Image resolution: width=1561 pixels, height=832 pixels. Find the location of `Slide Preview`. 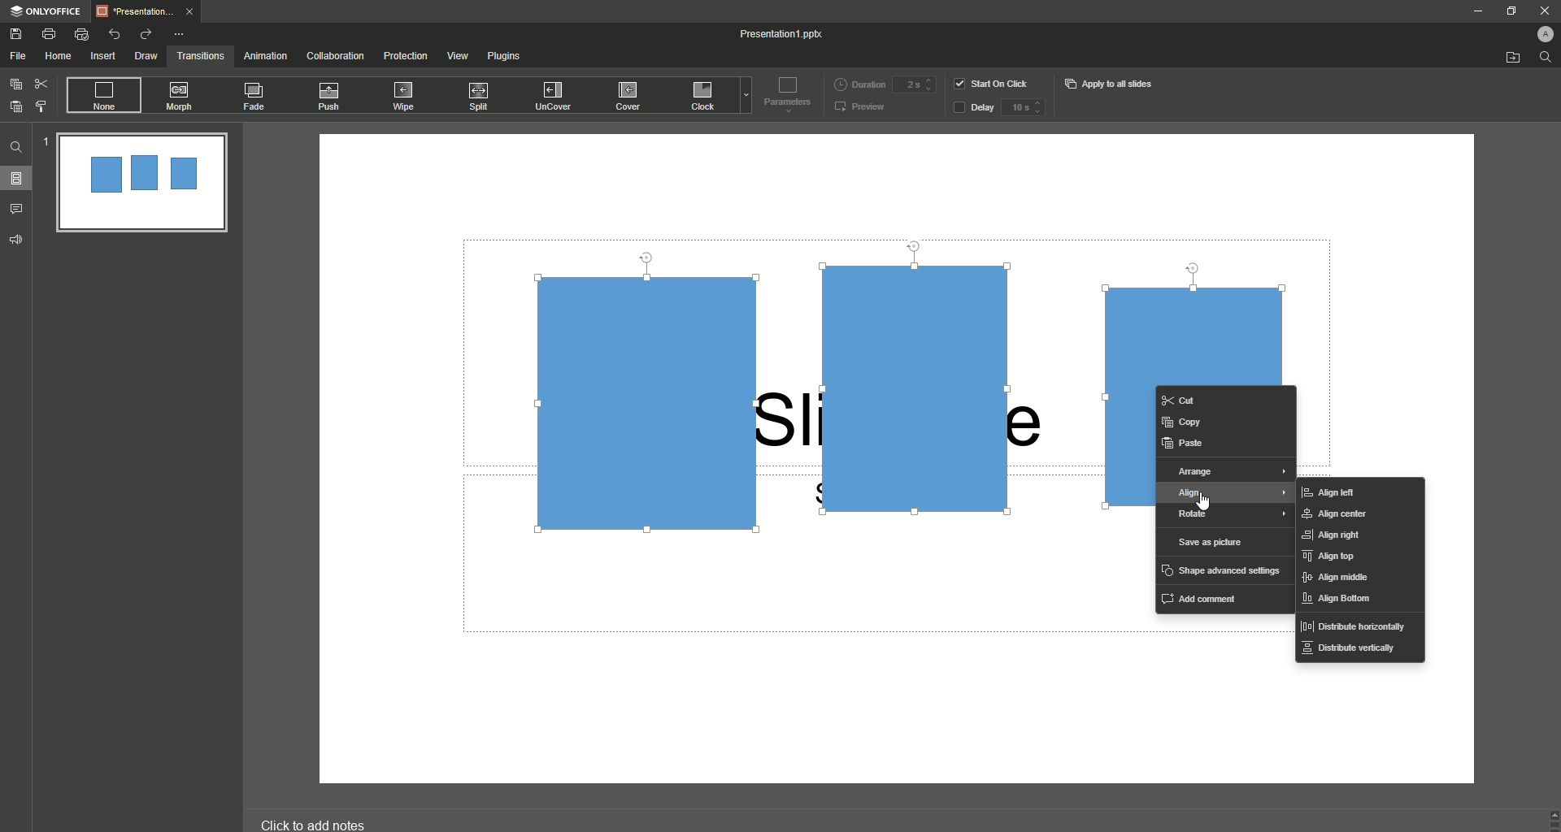

Slide Preview is located at coordinates (141, 184).